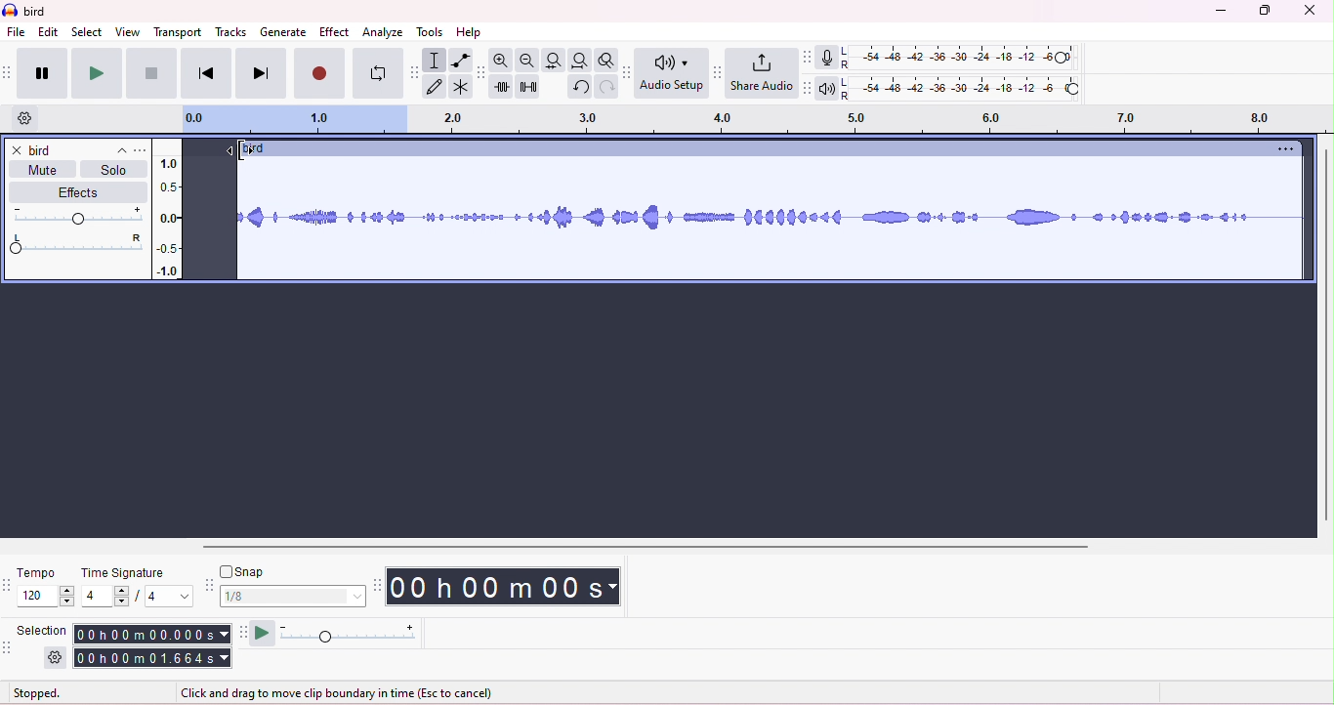 This screenshot has width=1334, height=705. I want to click on options, so click(1281, 149).